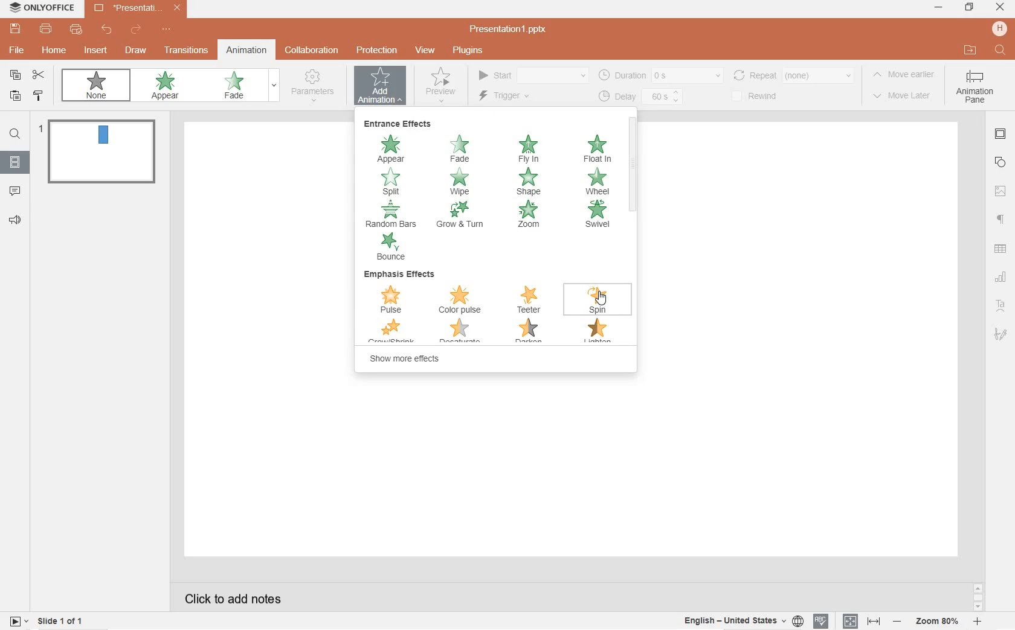 This screenshot has width=1015, height=630. Describe the element at coordinates (402, 276) in the screenshot. I see `emphasis effects` at that location.